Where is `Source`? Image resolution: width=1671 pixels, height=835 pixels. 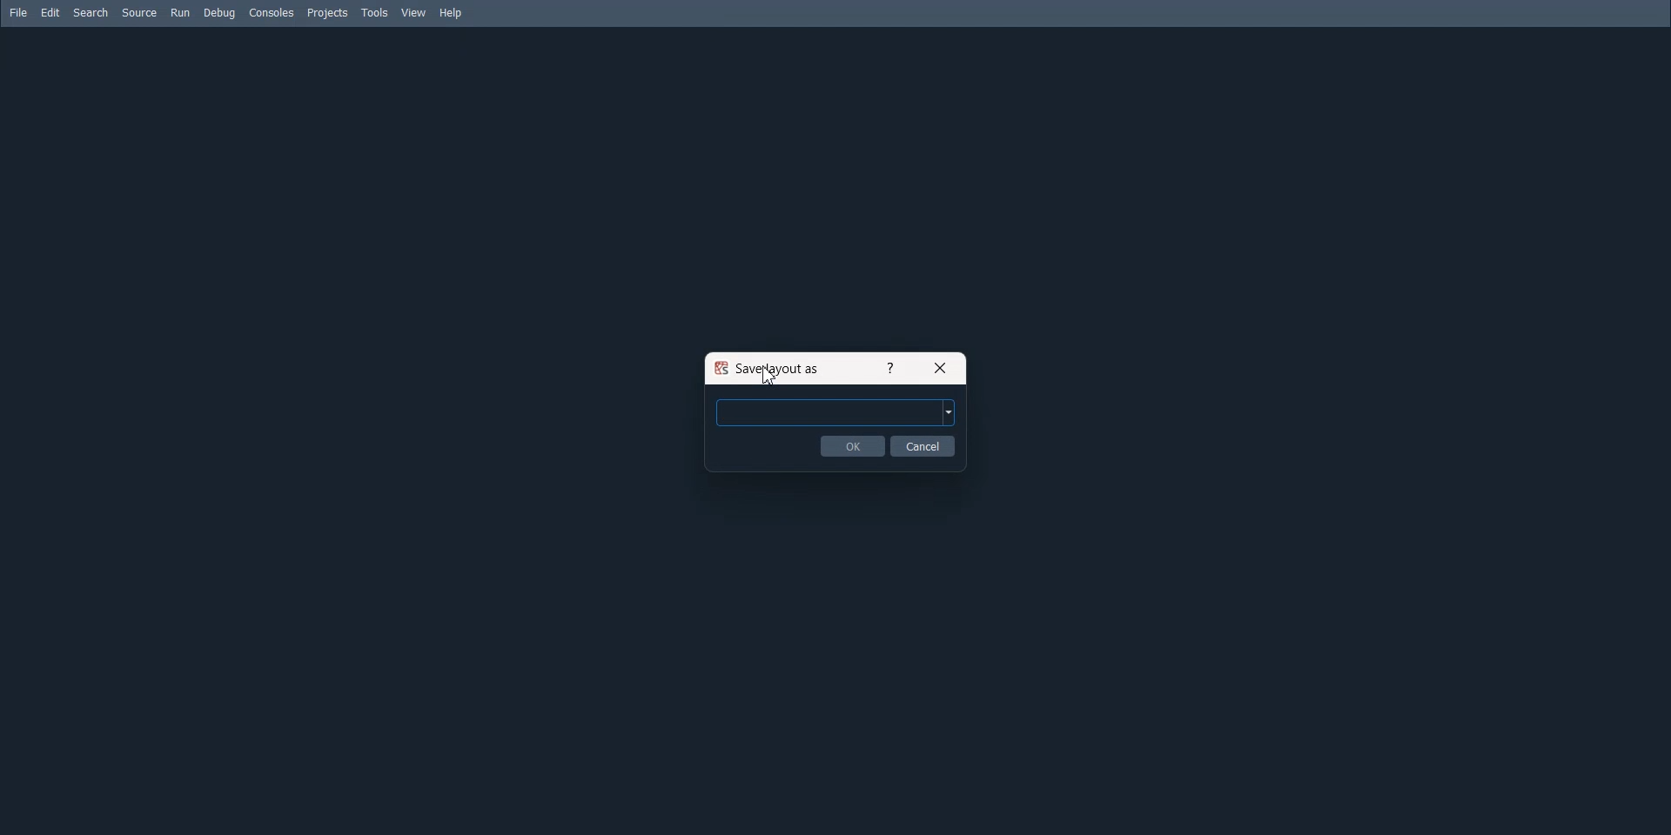 Source is located at coordinates (139, 12).